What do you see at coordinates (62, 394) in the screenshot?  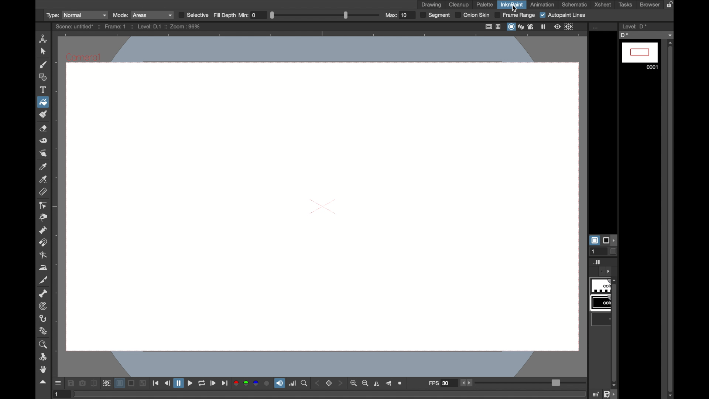 I see `1` at bounding box center [62, 394].